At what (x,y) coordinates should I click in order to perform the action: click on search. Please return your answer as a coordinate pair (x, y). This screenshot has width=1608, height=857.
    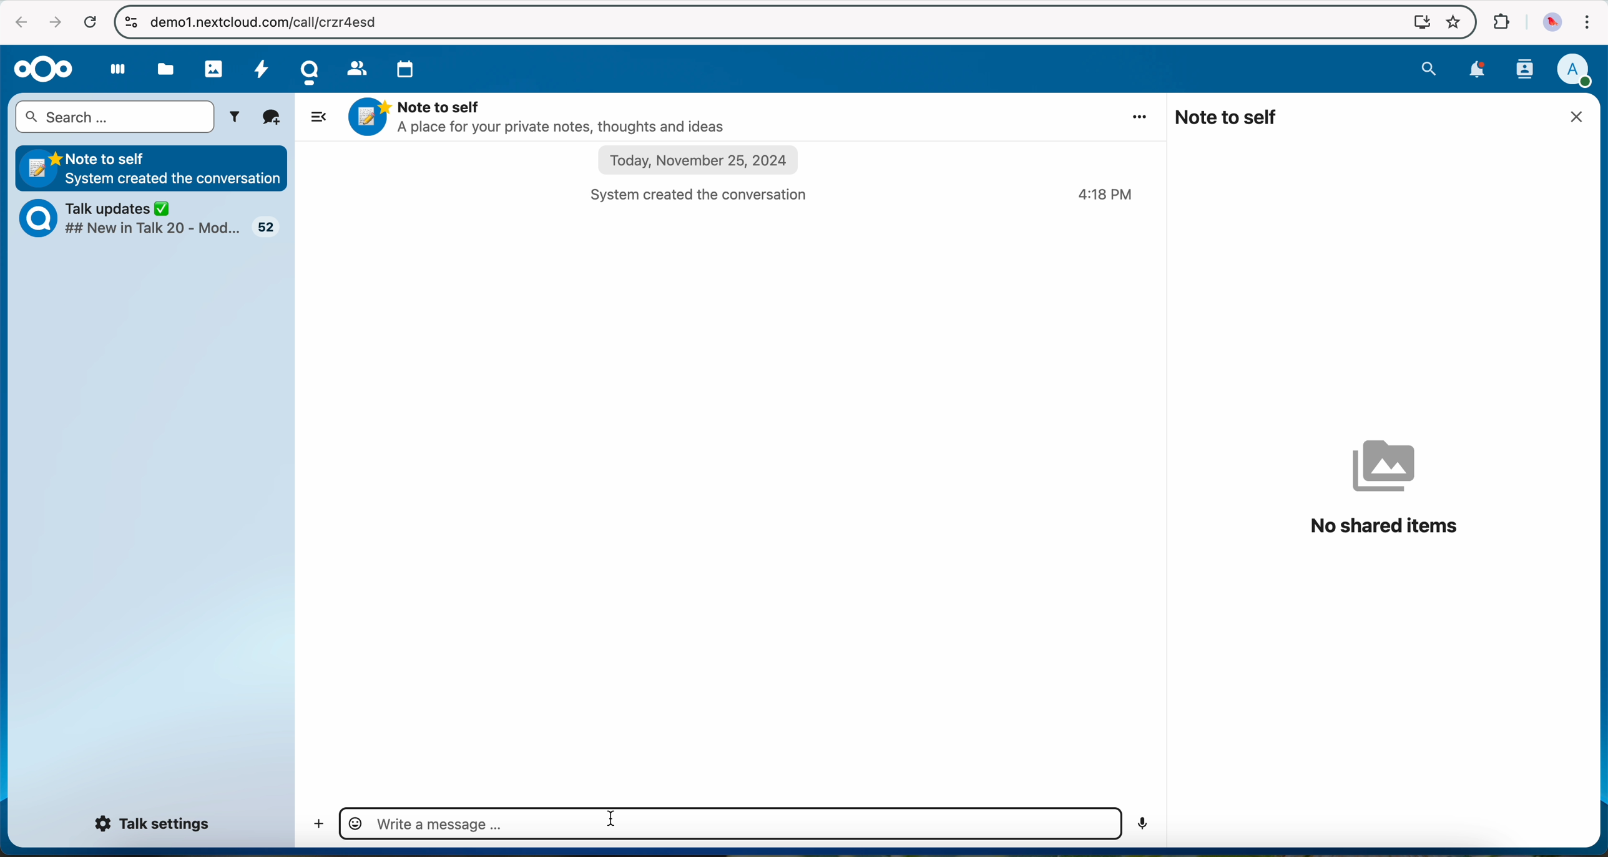
    Looking at the image, I should click on (1429, 69).